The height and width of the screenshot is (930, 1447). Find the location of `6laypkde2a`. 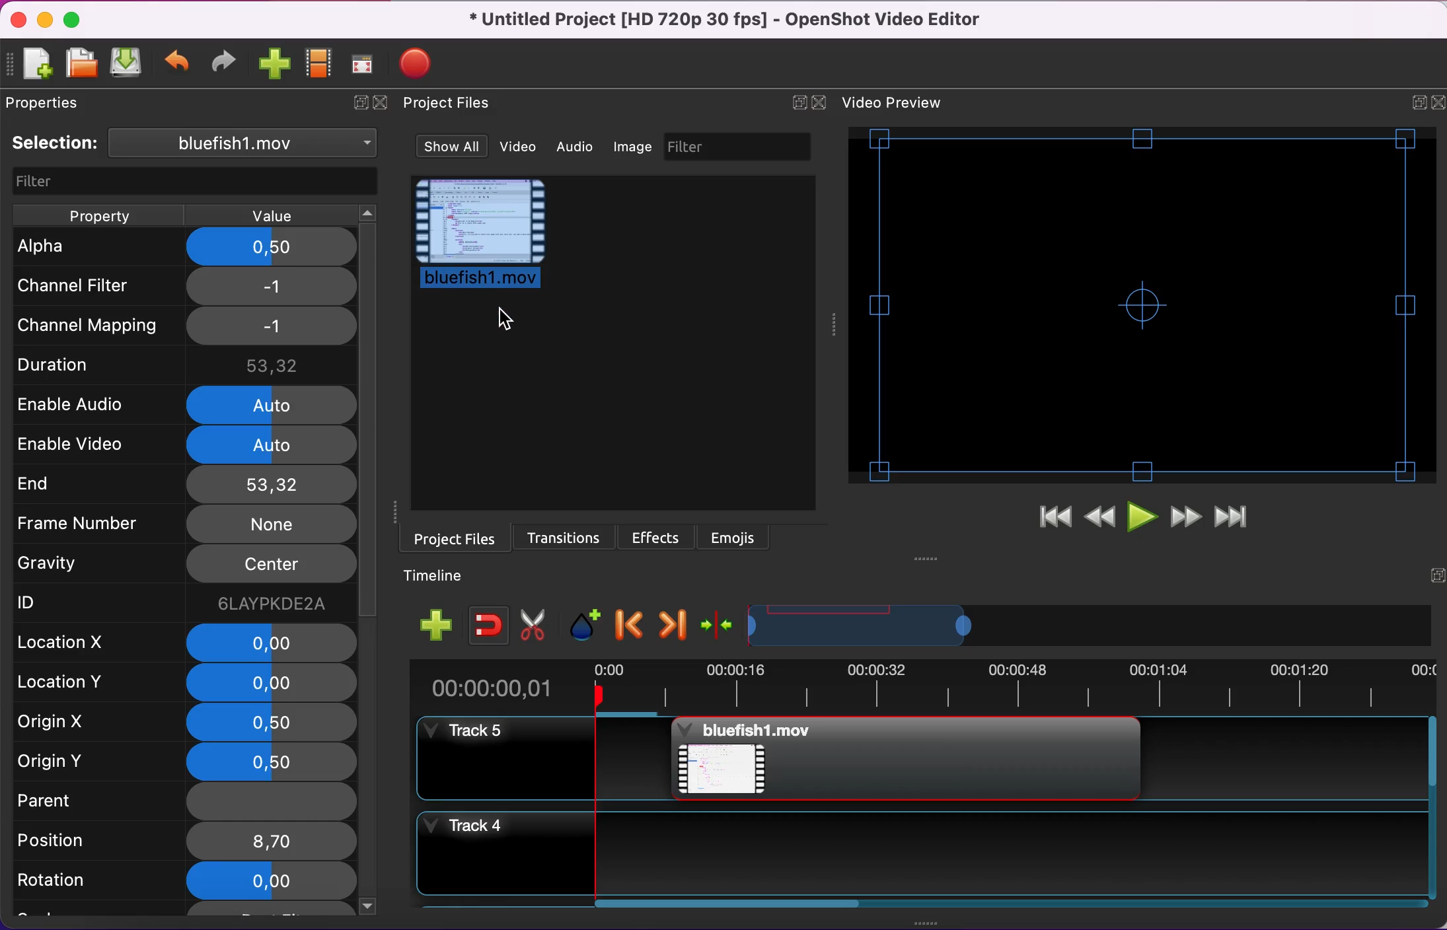

6laypkde2a is located at coordinates (272, 604).